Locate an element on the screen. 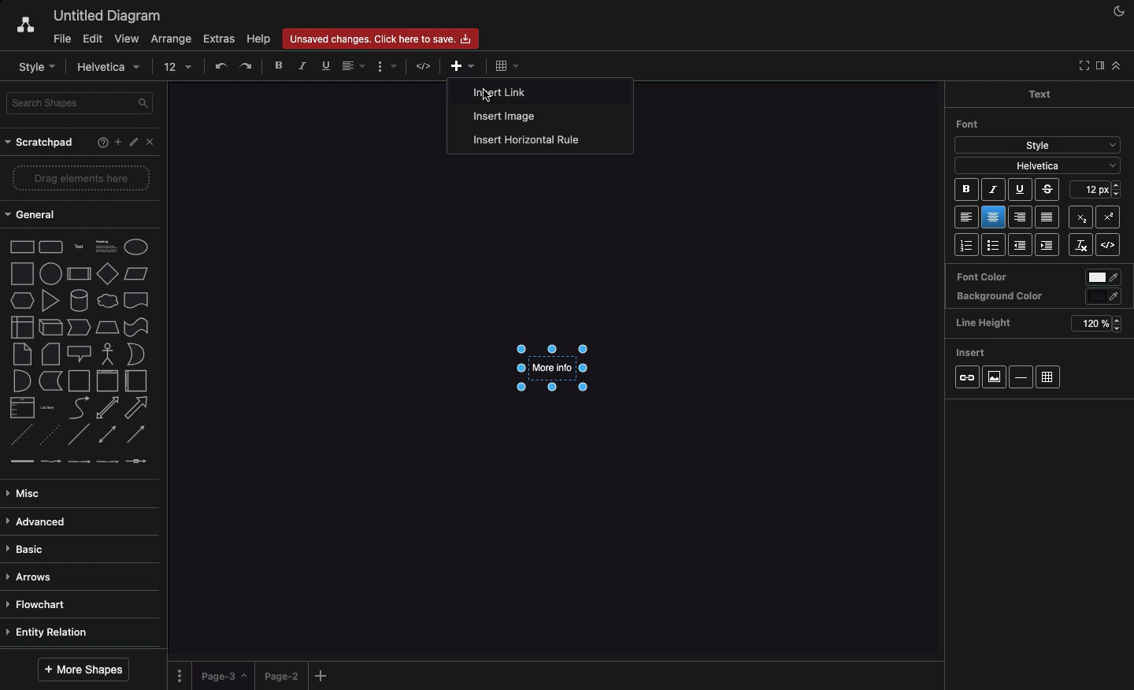 This screenshot has height=690, width=1134. callout is located at coordinates (80, 354).